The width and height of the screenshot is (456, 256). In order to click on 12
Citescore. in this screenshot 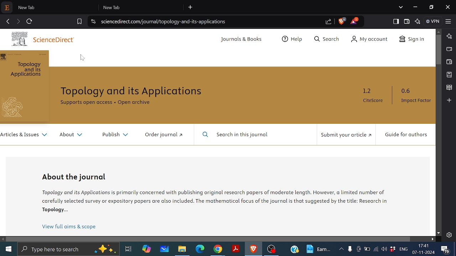, I will do `click(373, 96)`.